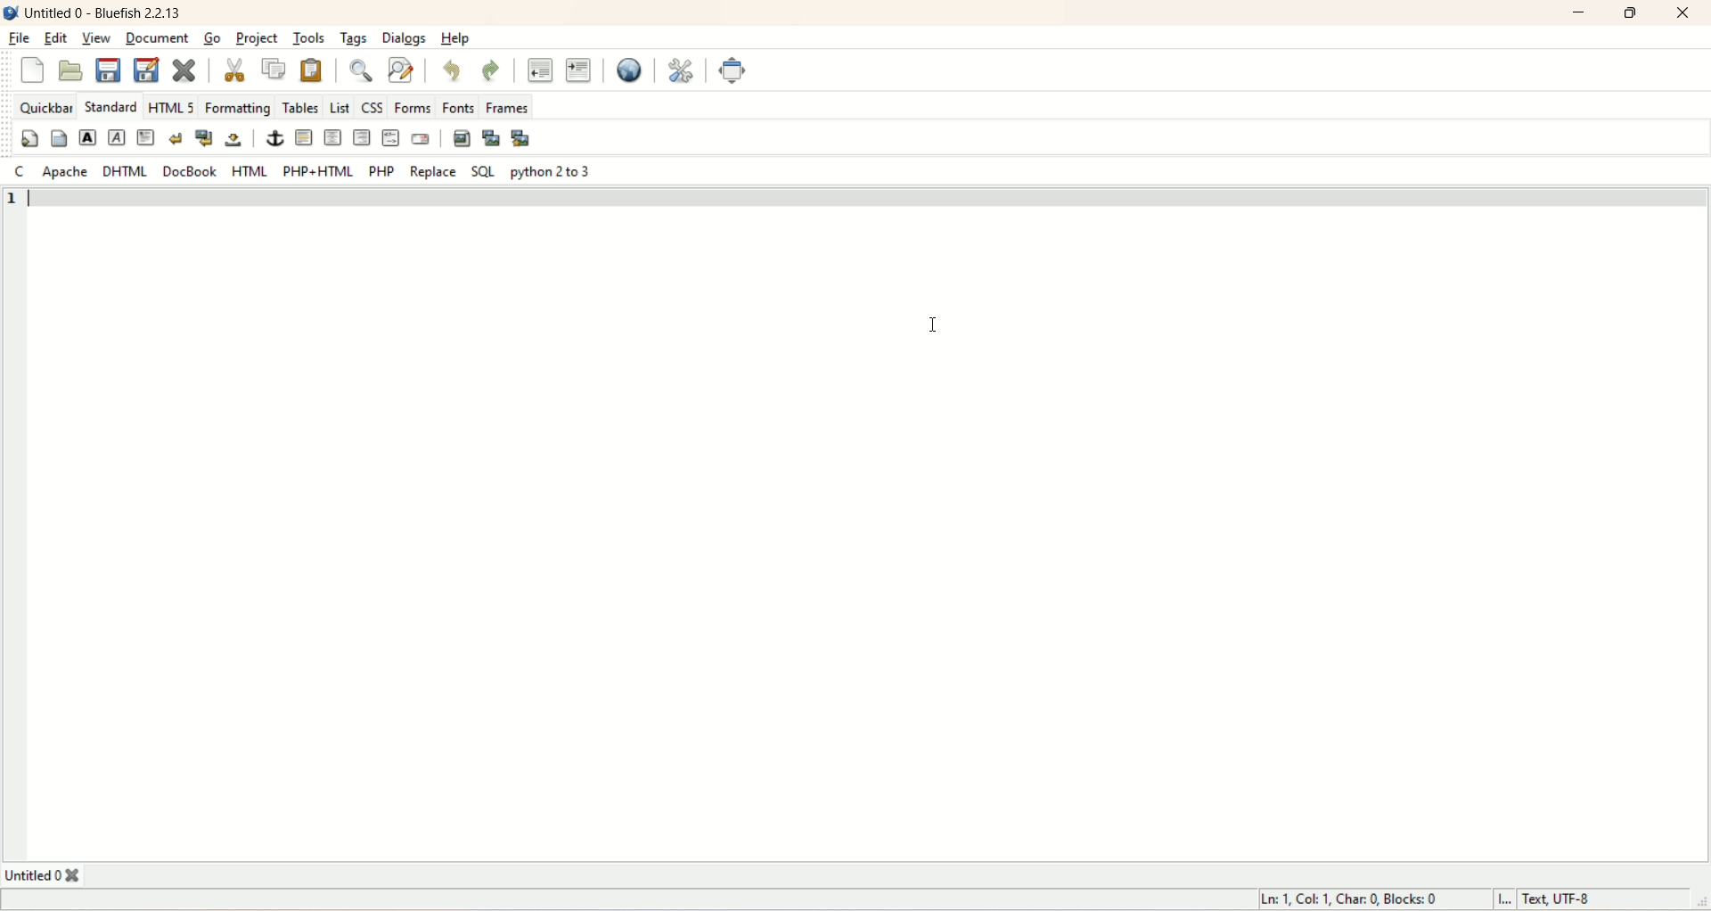  I want to click on projects, so click(259, 40).